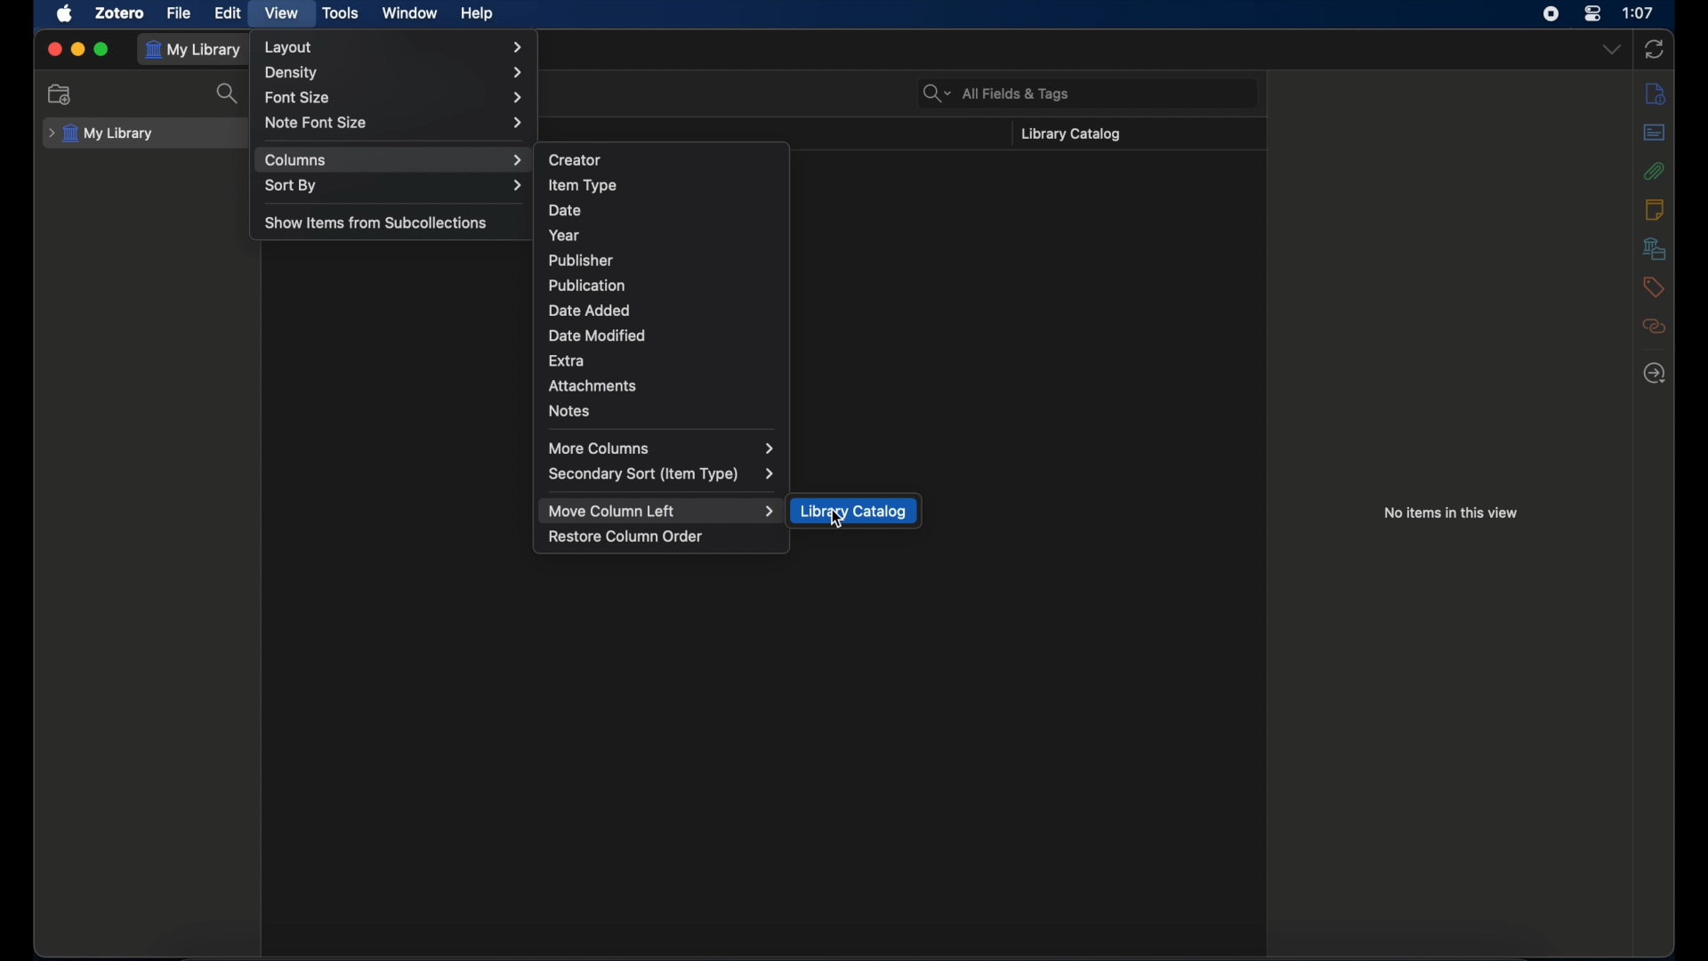 This screenshot has height=961, width=1708. I want to click on attachments, so click(1655, 172).